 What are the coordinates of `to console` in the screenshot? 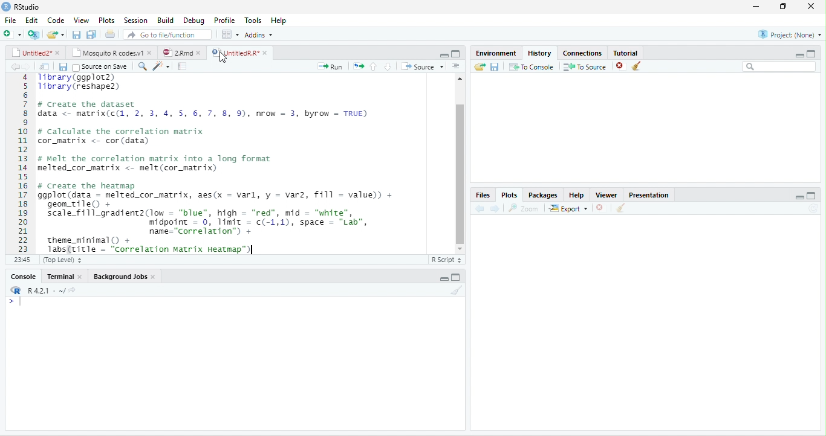 It's located at (532, 68).